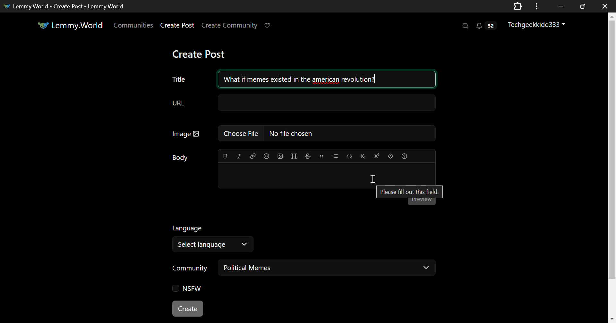 Image resolution: width=616 pixels, height=323 pixels. What do you see at coordinates (536, 6) in the screenshot?
I see `Application Options` at bounding box center [536, 6].